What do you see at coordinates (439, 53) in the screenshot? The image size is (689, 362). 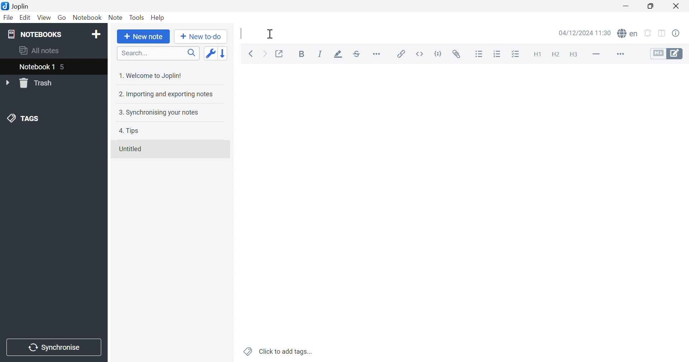 I see `code` at bounding box center [439, 53].